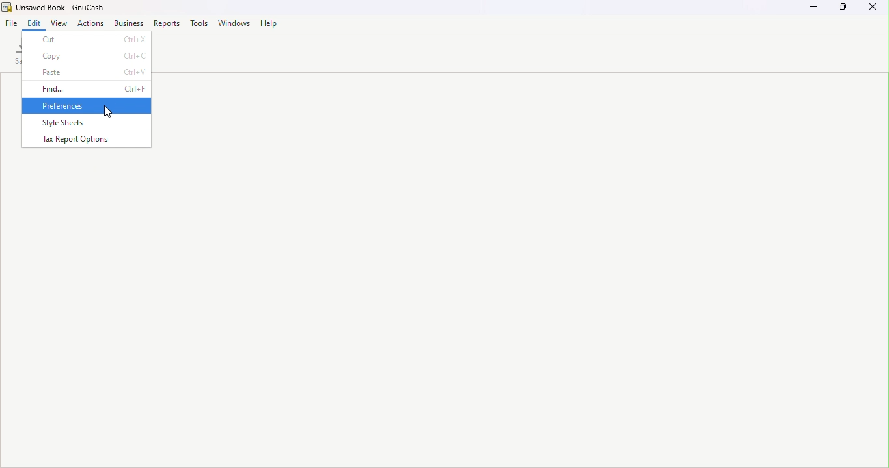 The height and width of the screenshot is (468, 889). What do you see at coordinates (87, 71) in the screenshot?
I see `Paste` at bounding box center [87, 71].